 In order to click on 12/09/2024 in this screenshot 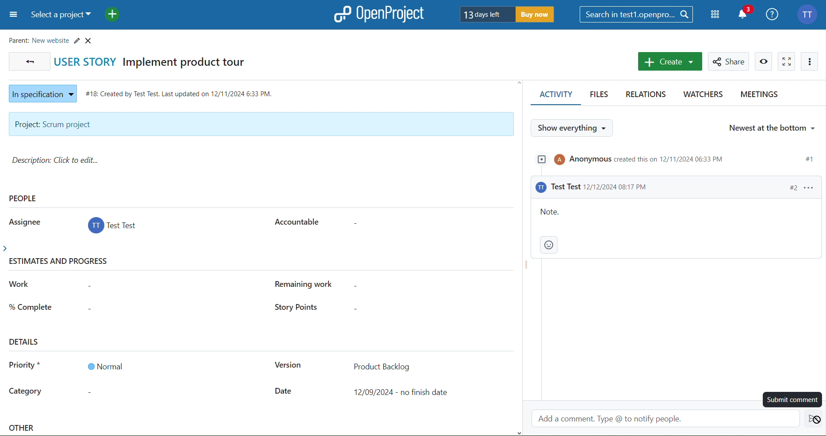, I will do `click(403, 392)`.